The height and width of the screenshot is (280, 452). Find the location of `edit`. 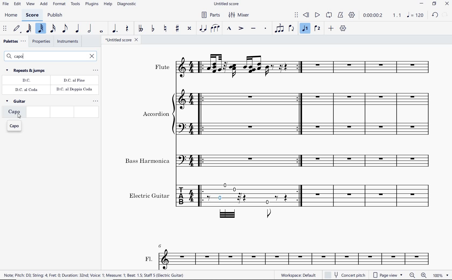

edit is located at coordinates (17, 5).